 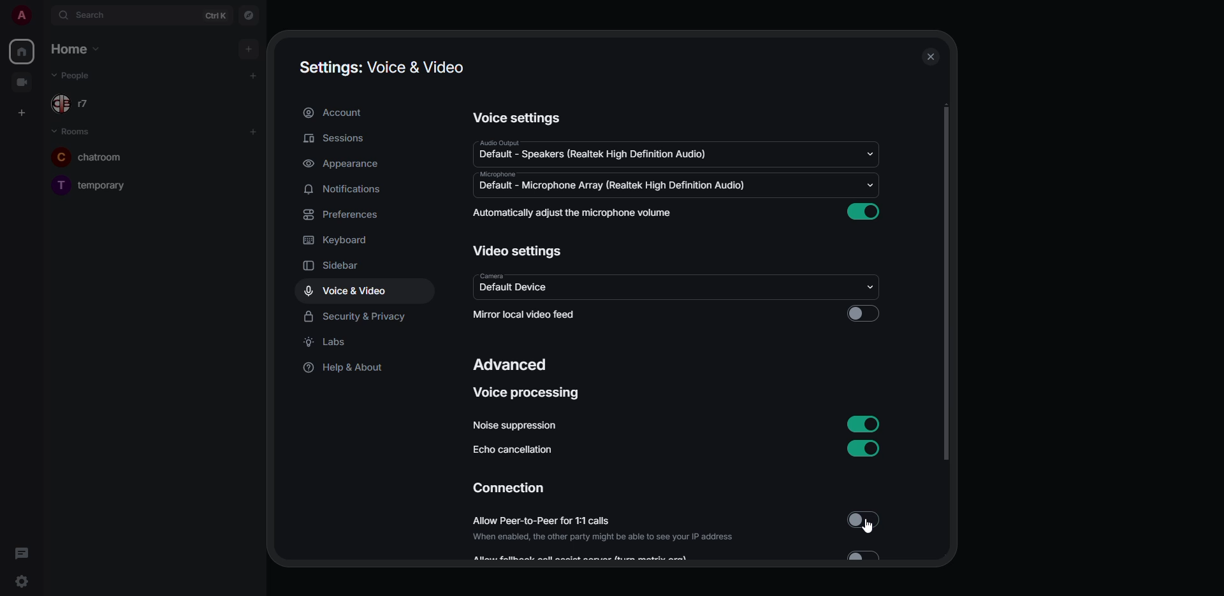 I want to click on camera, so click(x=493, y=273).